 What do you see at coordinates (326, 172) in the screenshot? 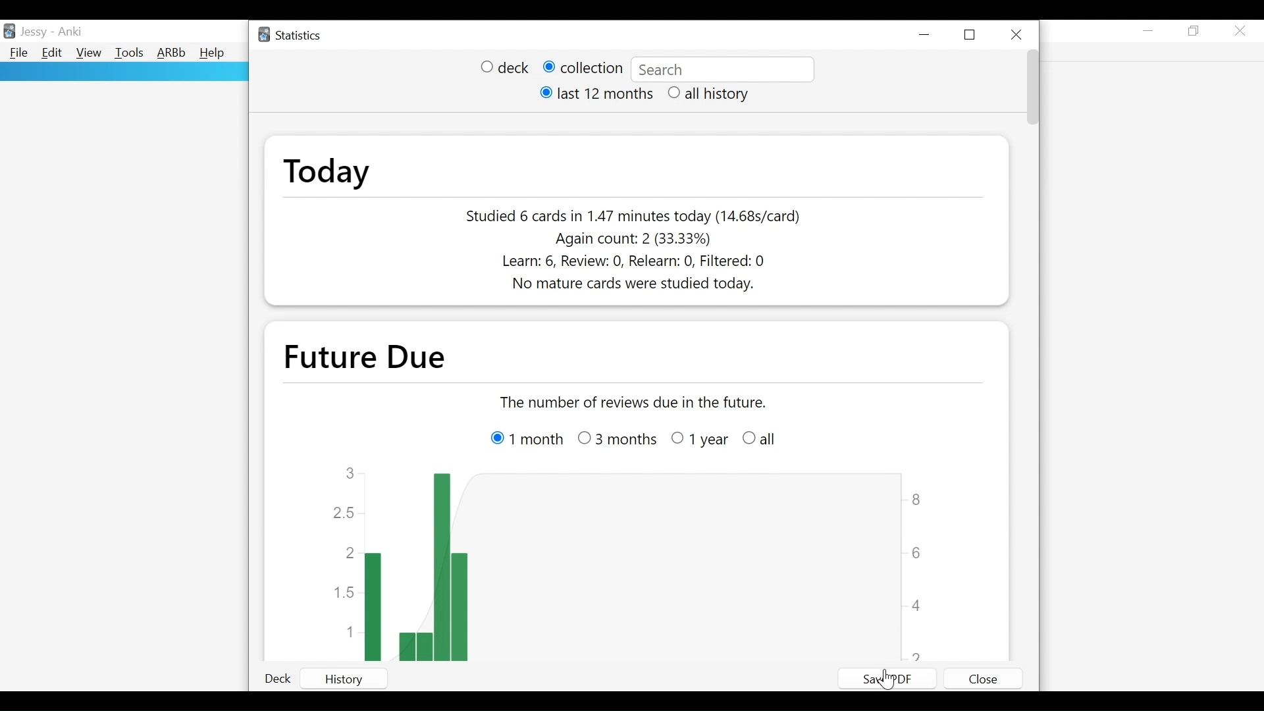
I see `Today` at bounding box center [326, 172].